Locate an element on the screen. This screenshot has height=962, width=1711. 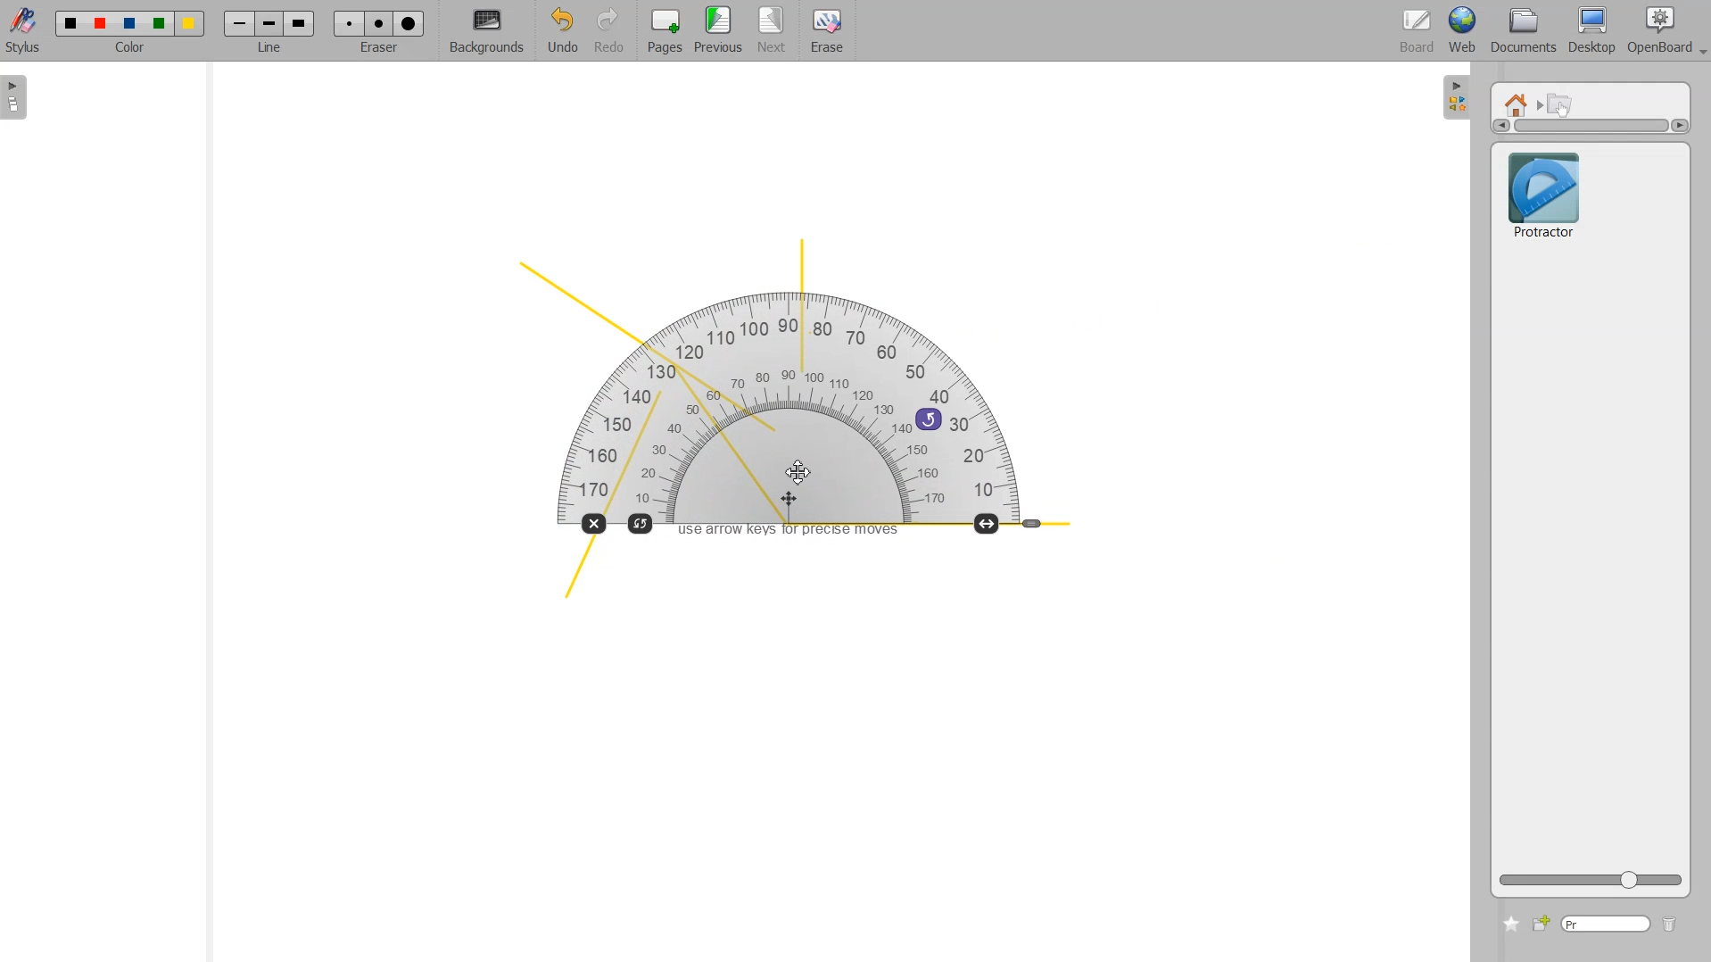
Undo is located at coordinates (559, 32).